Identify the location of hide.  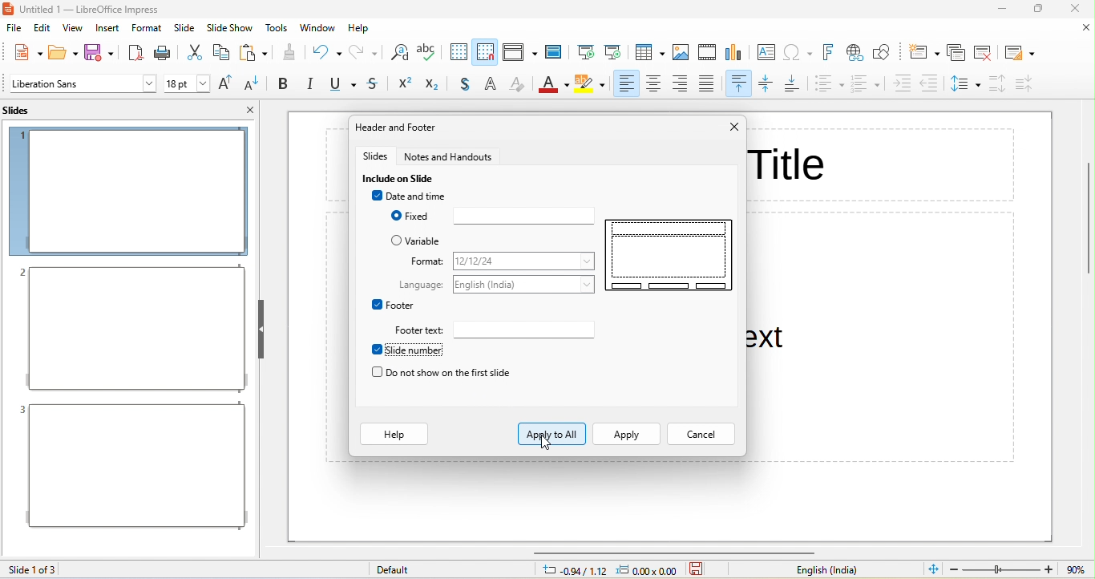
(260, 329).